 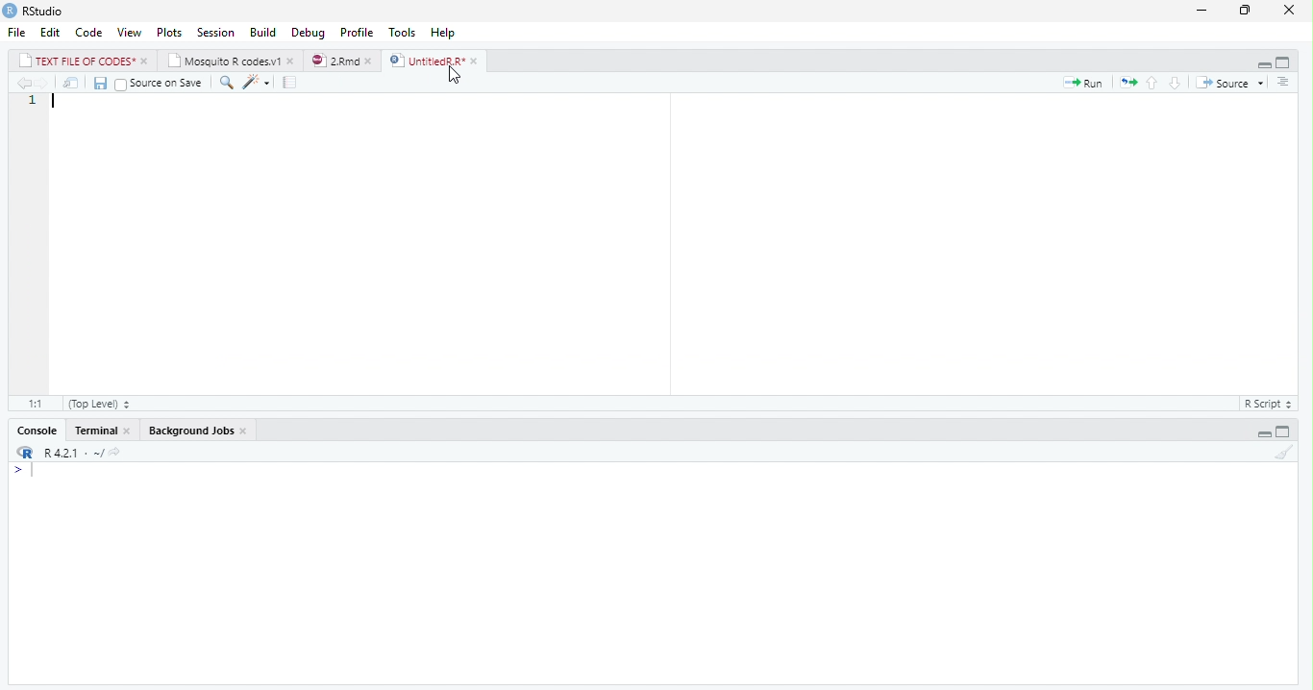 What do you see at coordinates (460, 78) in the screenshot?
I see `cursor` at bounding box center [460, 78].